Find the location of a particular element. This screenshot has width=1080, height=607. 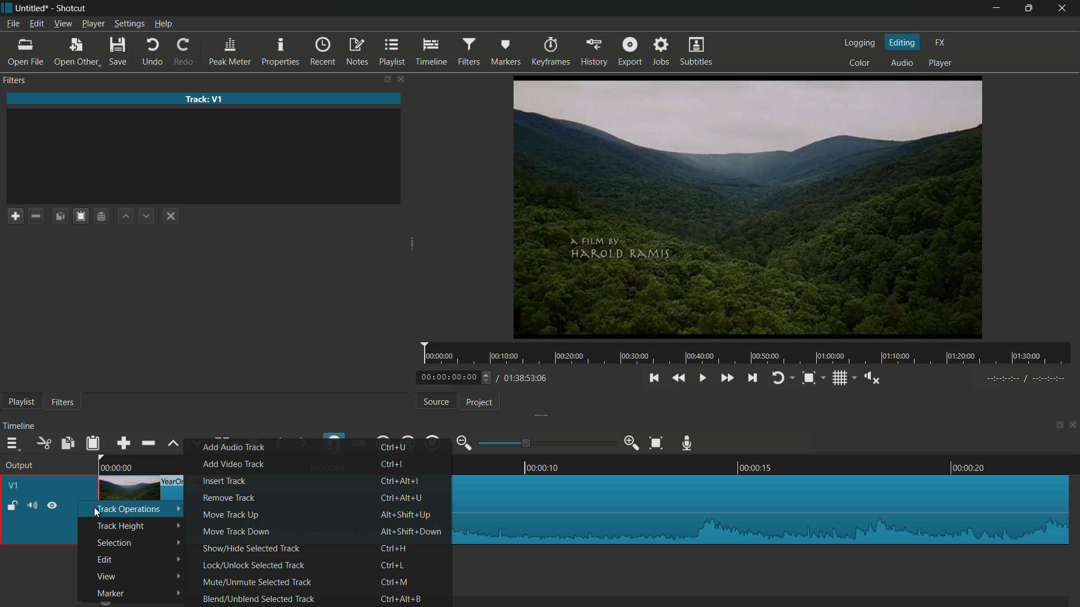

undo is located at coordinates (152, 52).